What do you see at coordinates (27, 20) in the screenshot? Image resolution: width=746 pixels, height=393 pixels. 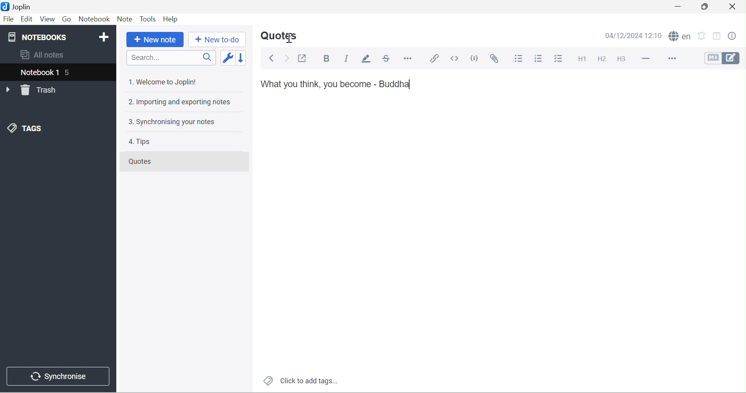 I see `Edit` at bounding box center [27, 20].